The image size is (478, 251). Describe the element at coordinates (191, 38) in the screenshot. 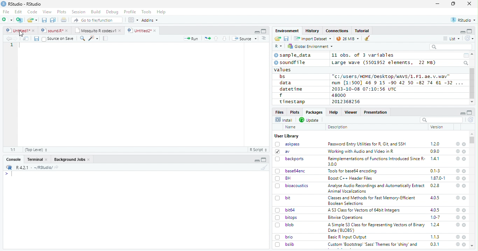

I see `Run the current line` at that location.